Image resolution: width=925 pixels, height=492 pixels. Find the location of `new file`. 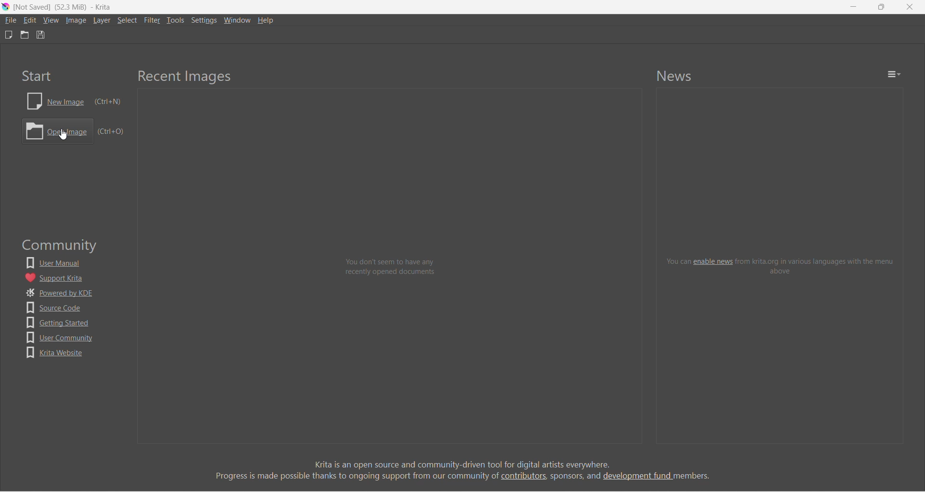

new file is located at coordinates (8, 35).